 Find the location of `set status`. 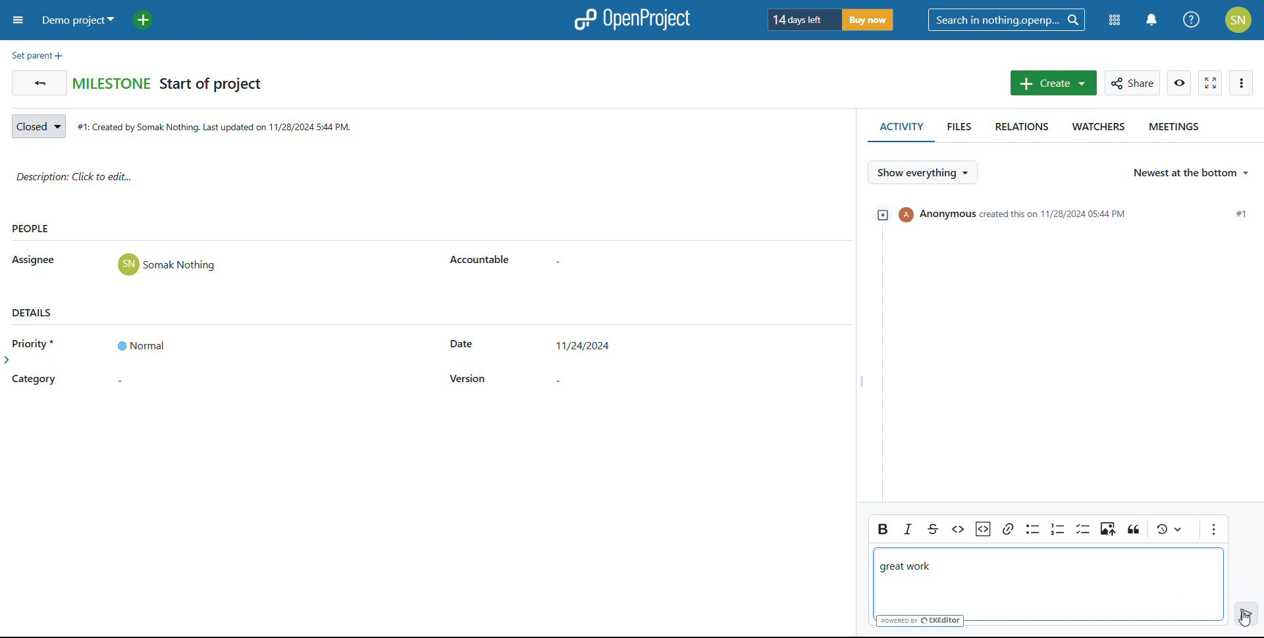

set status is located at coordinates (38, 127).